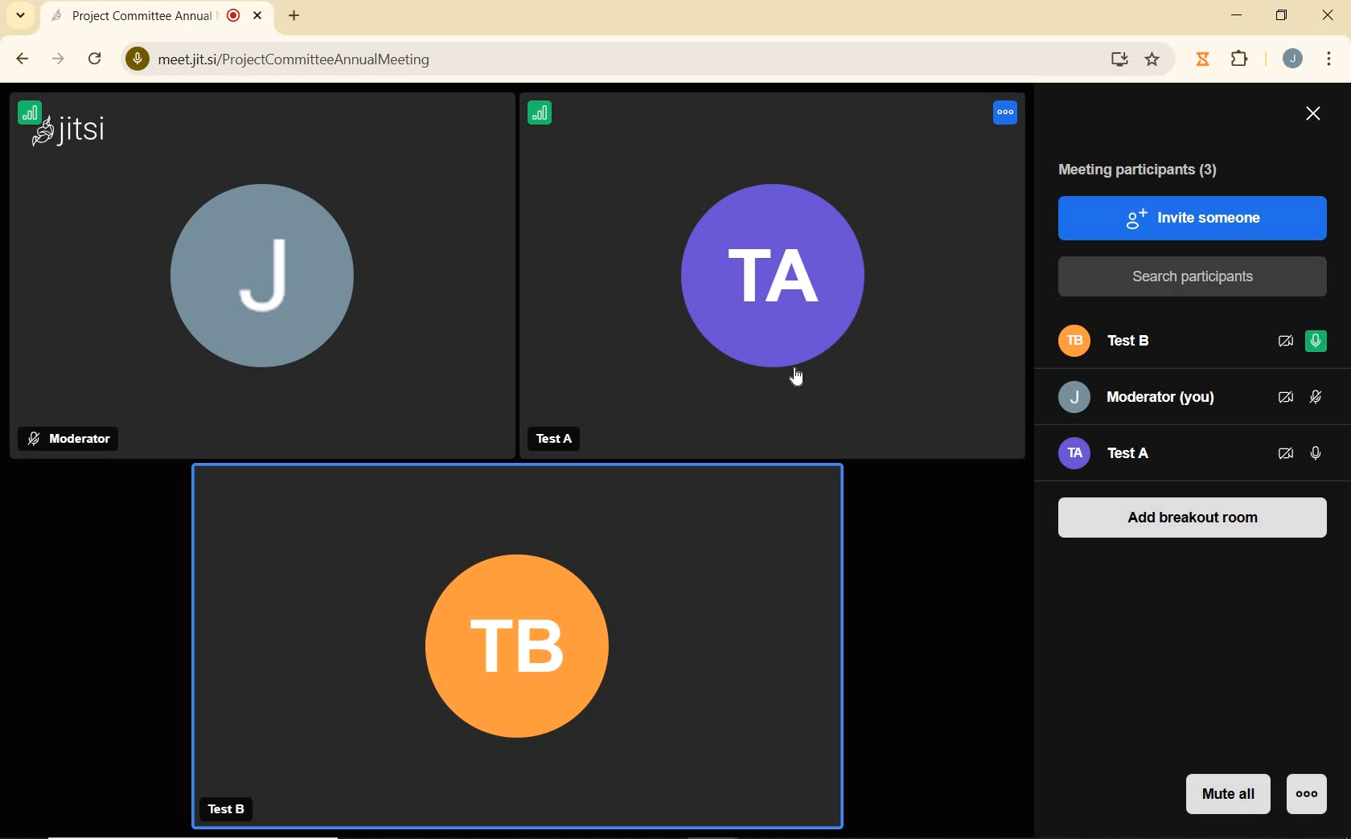 The height and width of the screenshot is (839, 1351). What do you see at coordinates (1194, 276) in the screenshot?
I see `SEARCH PARTICIPANTS` at bounding box center [1194, 276].